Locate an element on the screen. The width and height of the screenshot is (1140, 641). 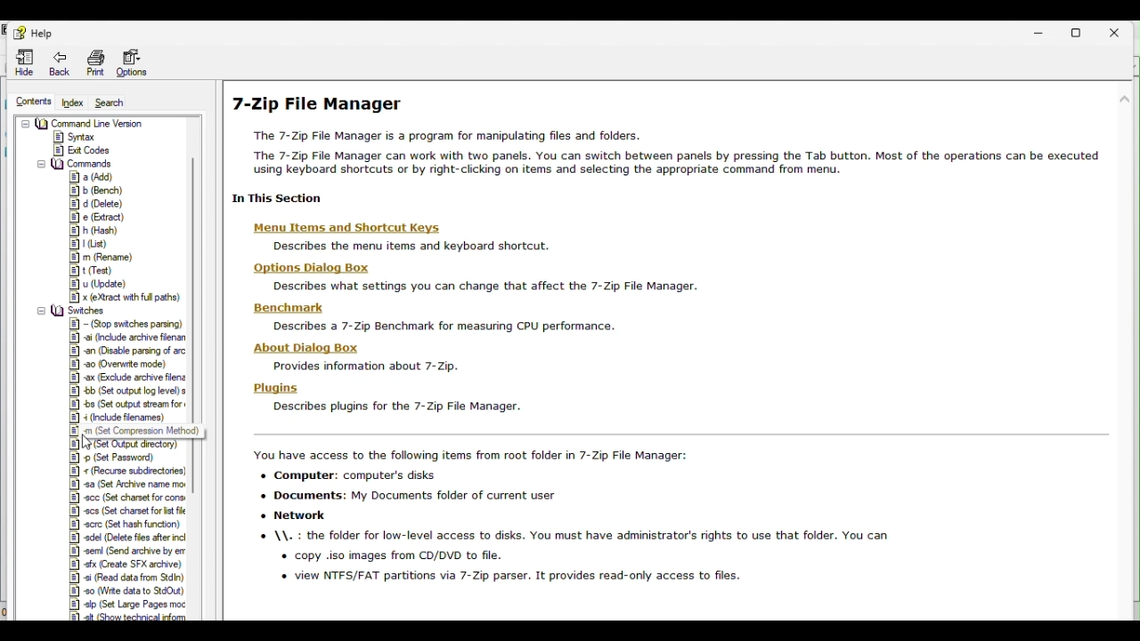
Minimise is located at coordinates (1041, 30).